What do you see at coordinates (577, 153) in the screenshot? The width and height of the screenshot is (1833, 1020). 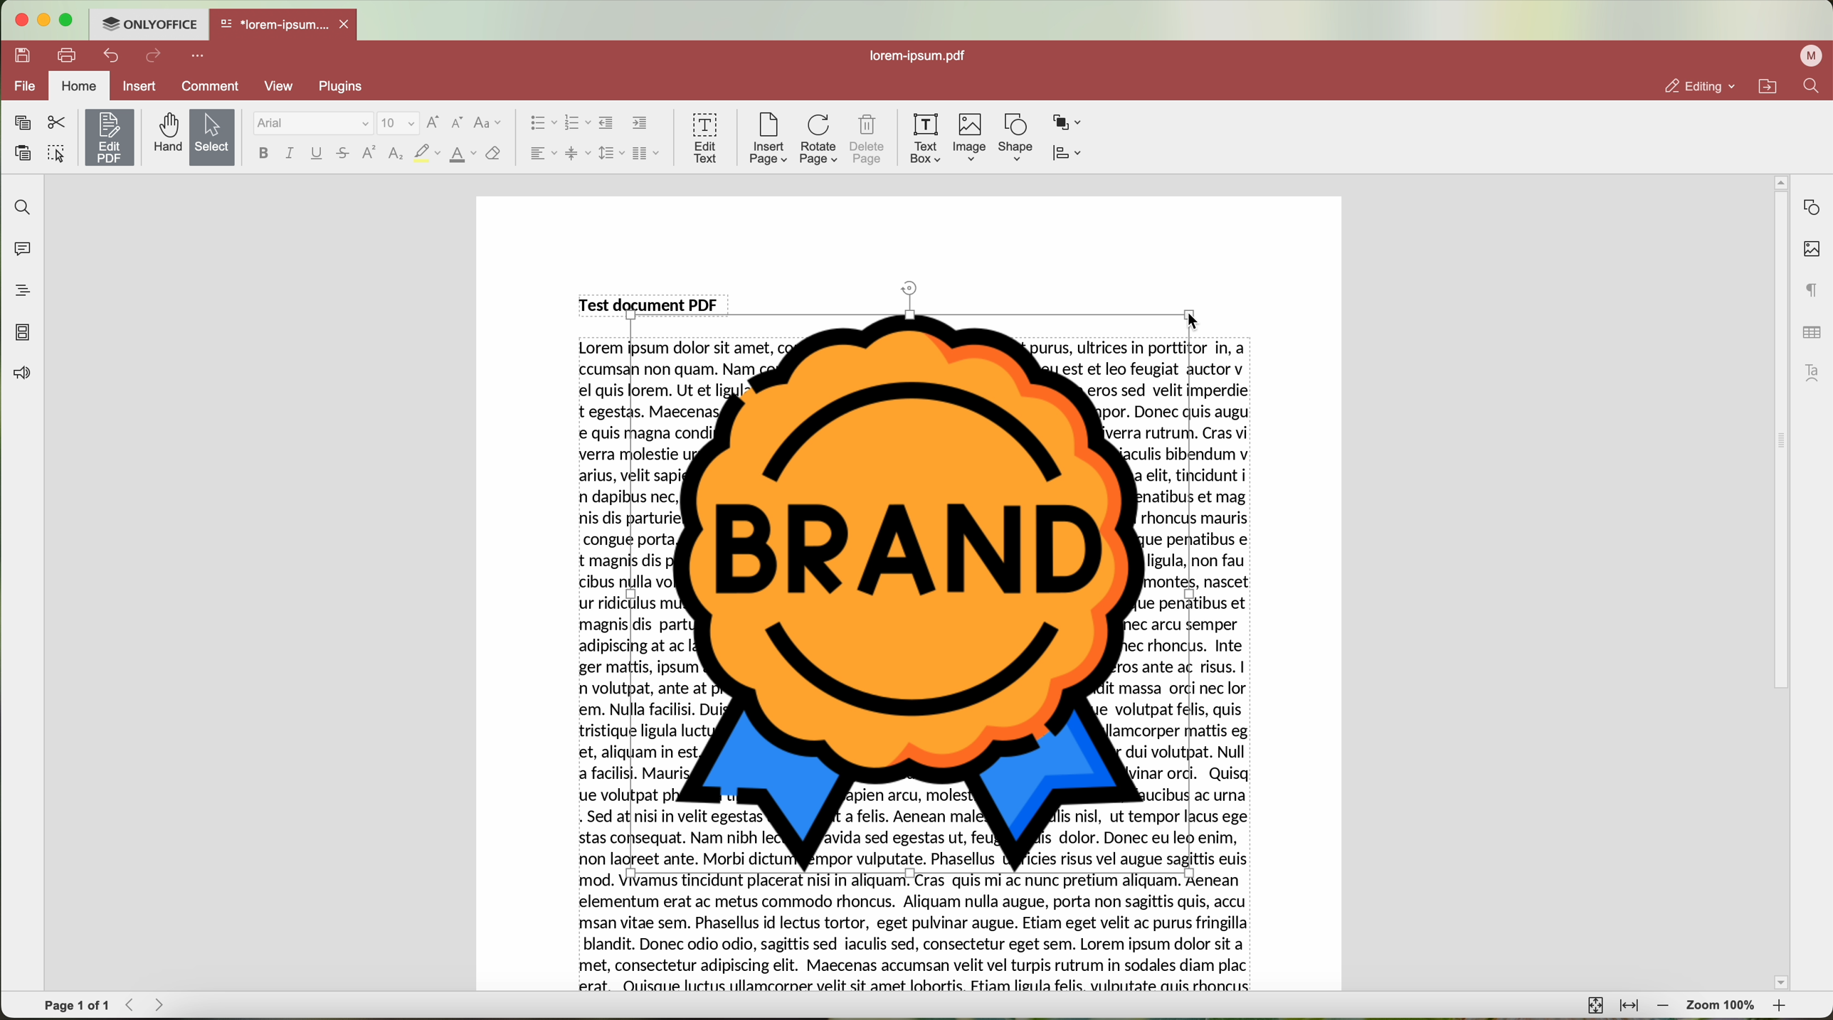 I see `vertical align` at bounding box center [577, 153].